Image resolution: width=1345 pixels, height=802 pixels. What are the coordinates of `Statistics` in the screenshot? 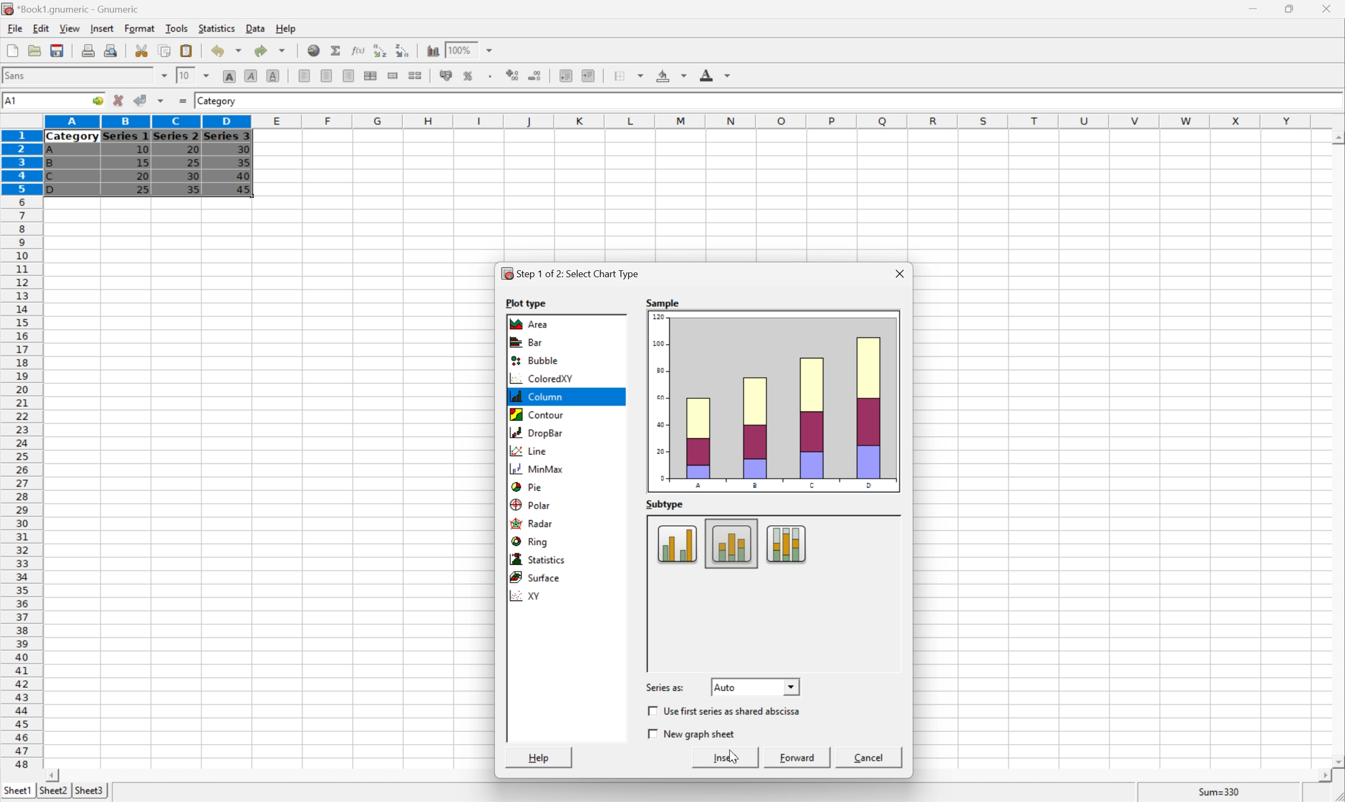 It's located at (218, 29).